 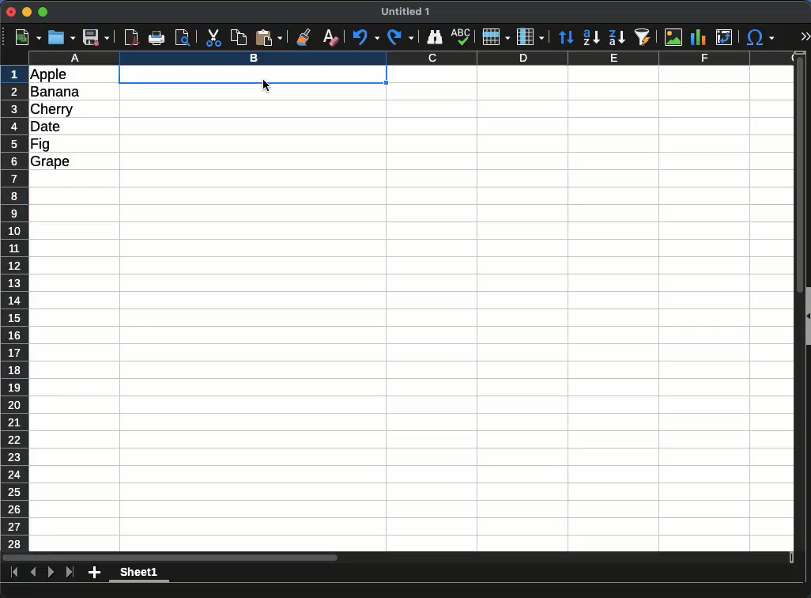 I want to click on next sheet, so click(x=51, y=573).